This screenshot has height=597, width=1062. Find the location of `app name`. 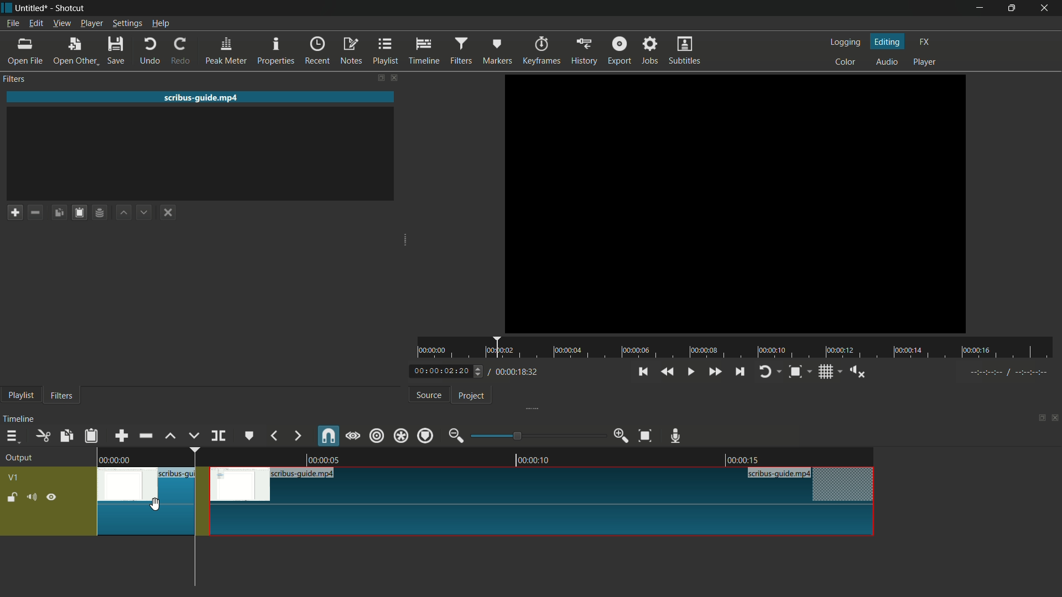

app name is located at coordinates (70, 8).